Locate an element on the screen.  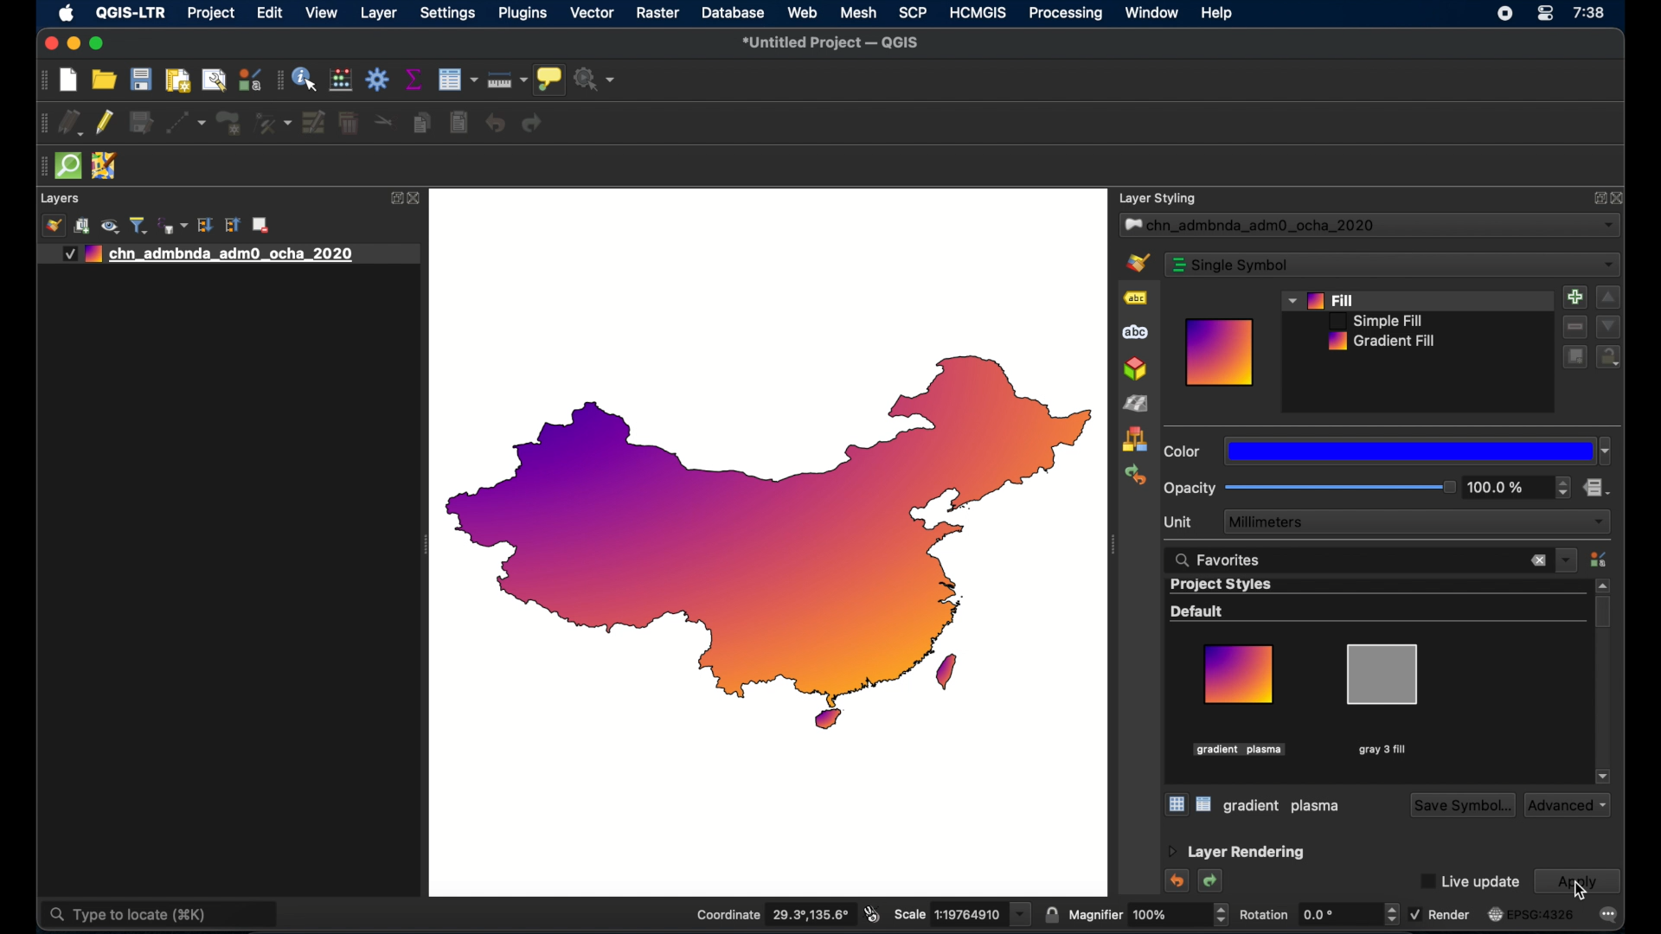
control center is located at coordinates (1546, 14).